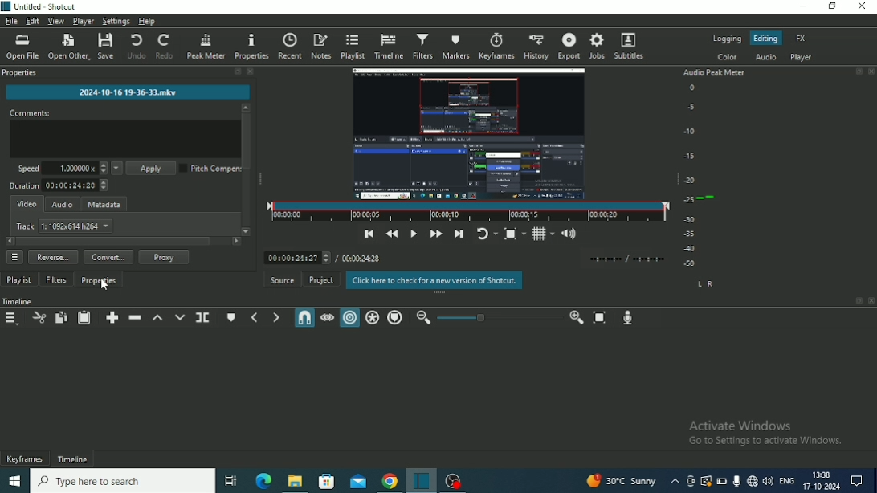 Image resolution: width=877 pixels, height=493 pixels. Describe the element at coordinates (349, 318) in the screenshot. I see `Ripple` at that location.